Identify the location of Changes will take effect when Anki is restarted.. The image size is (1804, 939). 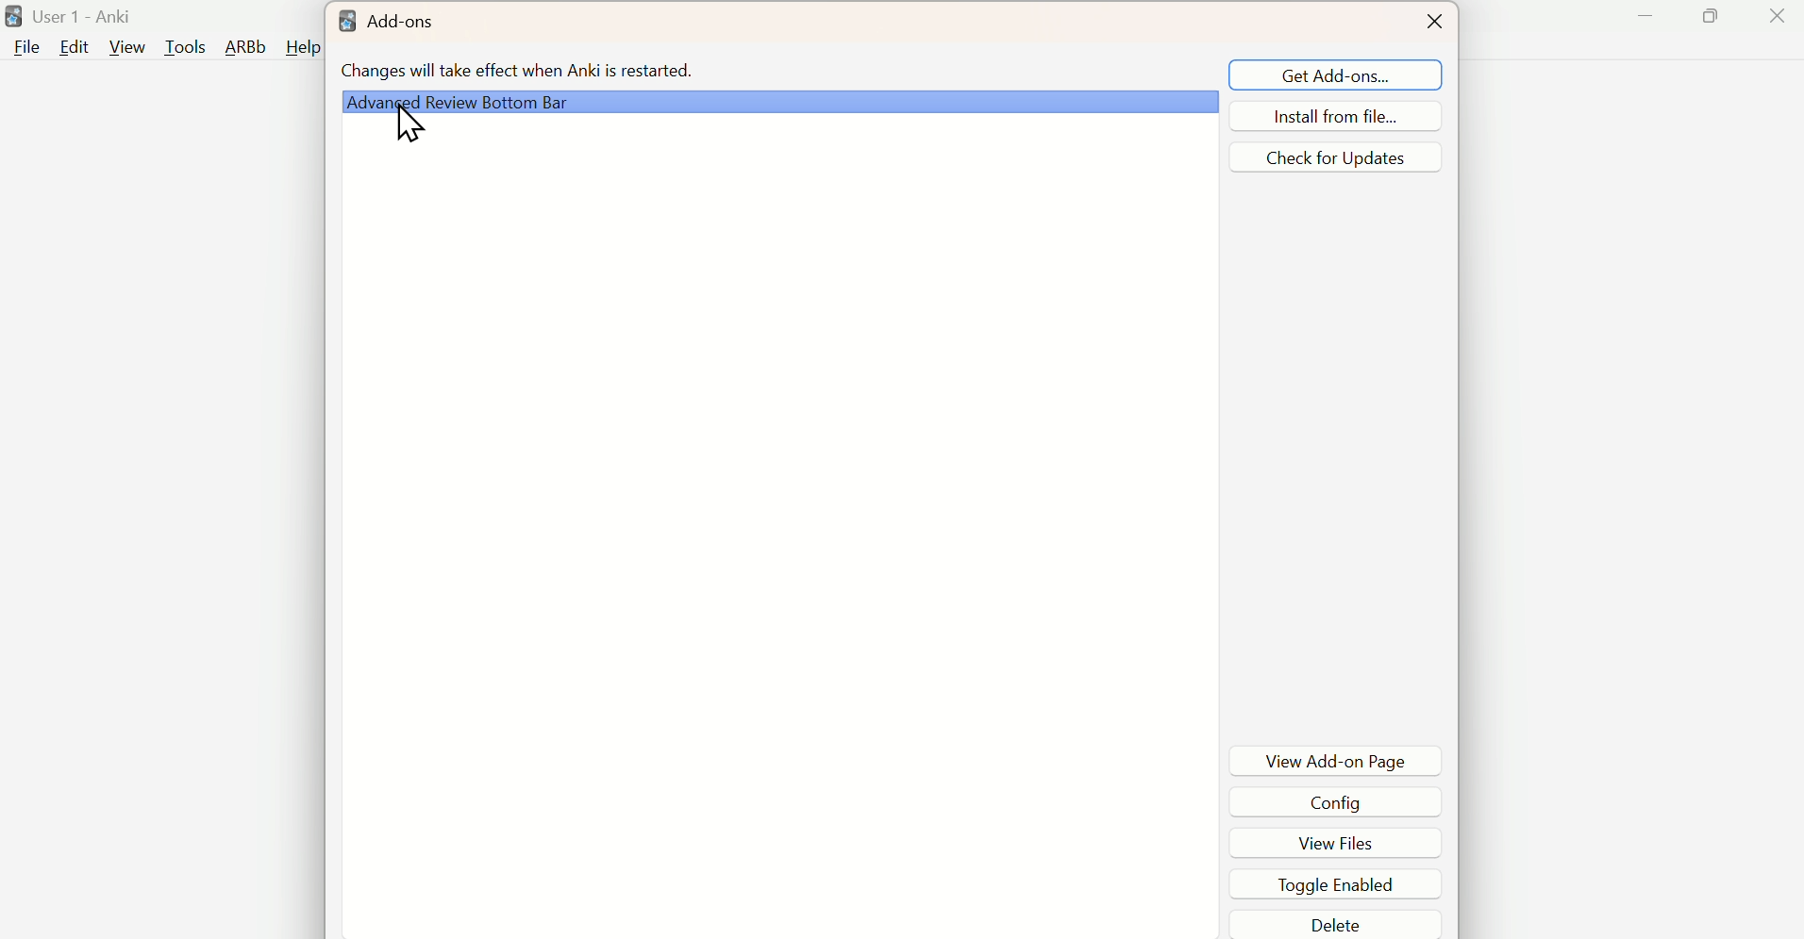
(519, 69).